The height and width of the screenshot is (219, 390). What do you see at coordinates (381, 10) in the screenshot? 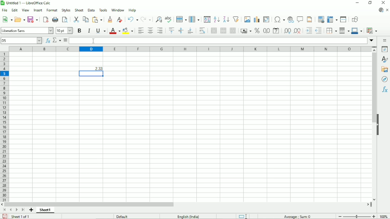
I see `Update available ` at bounding box center [381, 10].